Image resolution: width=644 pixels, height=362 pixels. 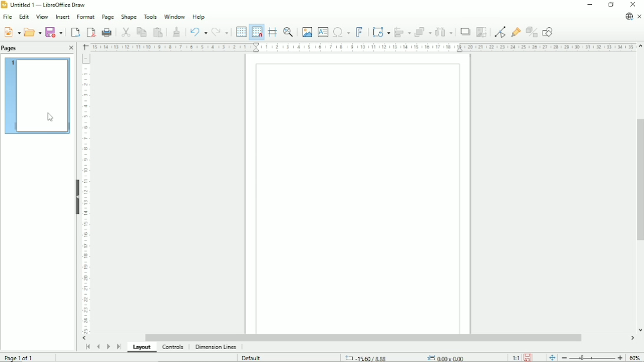 I want to click on Zoom & pan, so click(x=289, y=32).